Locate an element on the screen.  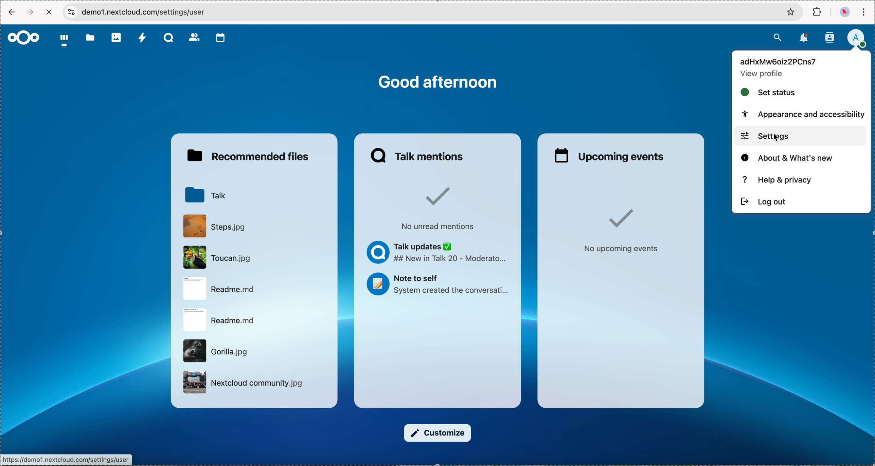
controls is located at coordinates (71, 12).